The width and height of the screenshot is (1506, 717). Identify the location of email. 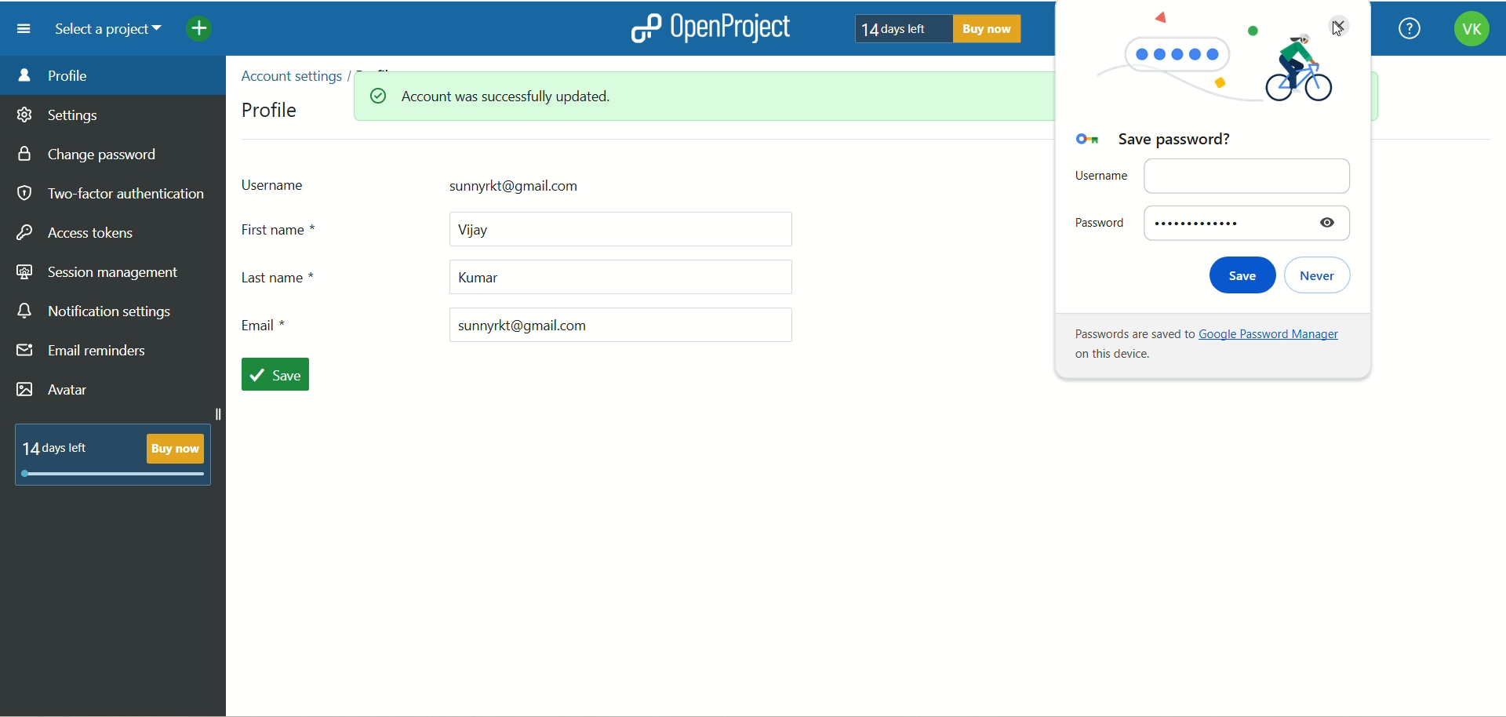
(512, 325).